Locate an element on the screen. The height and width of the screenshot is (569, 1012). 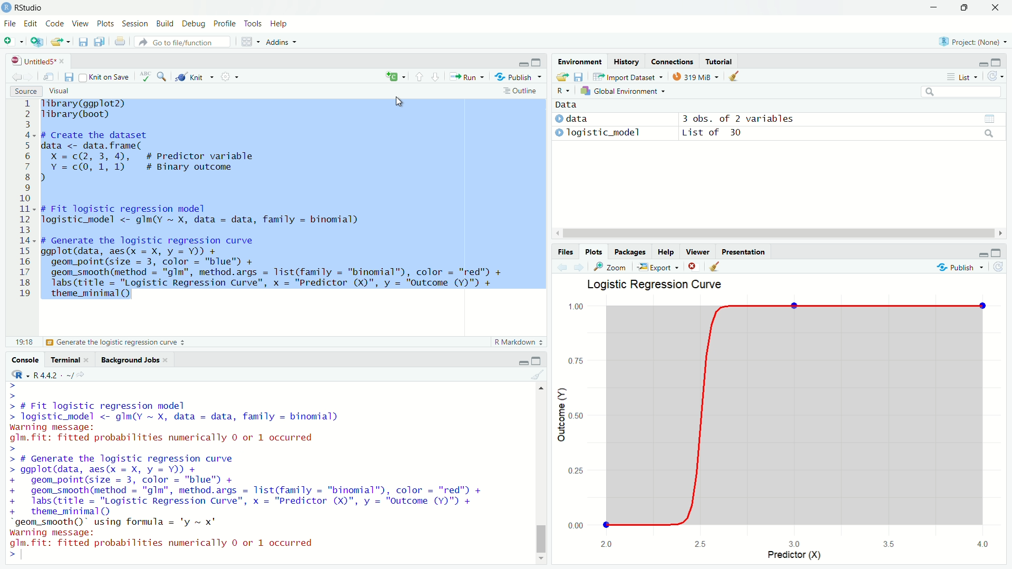
Run is located at coordinates (467, 76).